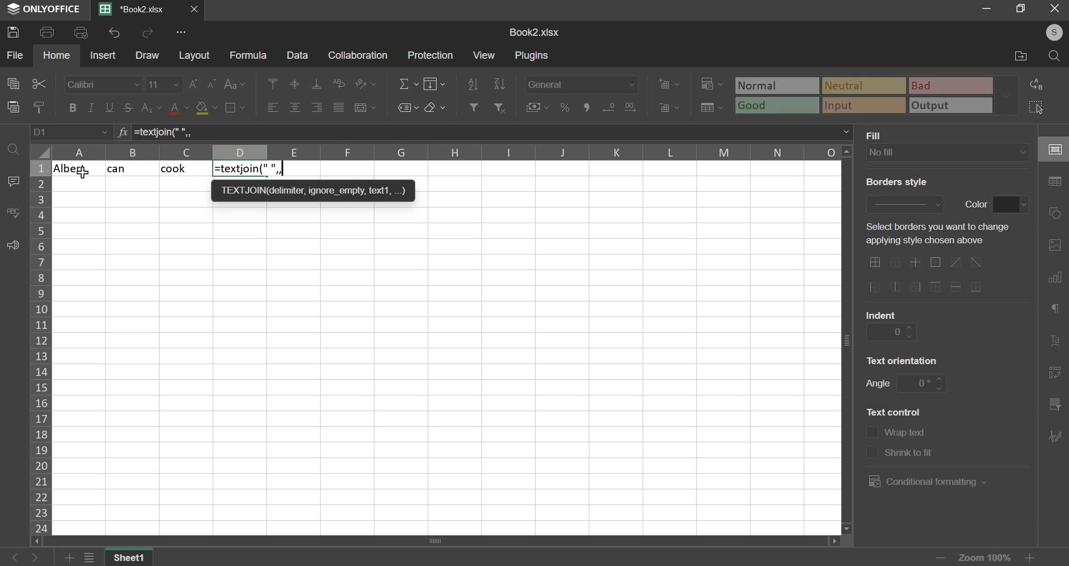  What do you see at coordinates (895, 182) in the screenshot?
I see `text` at bounding box center [895, 182].